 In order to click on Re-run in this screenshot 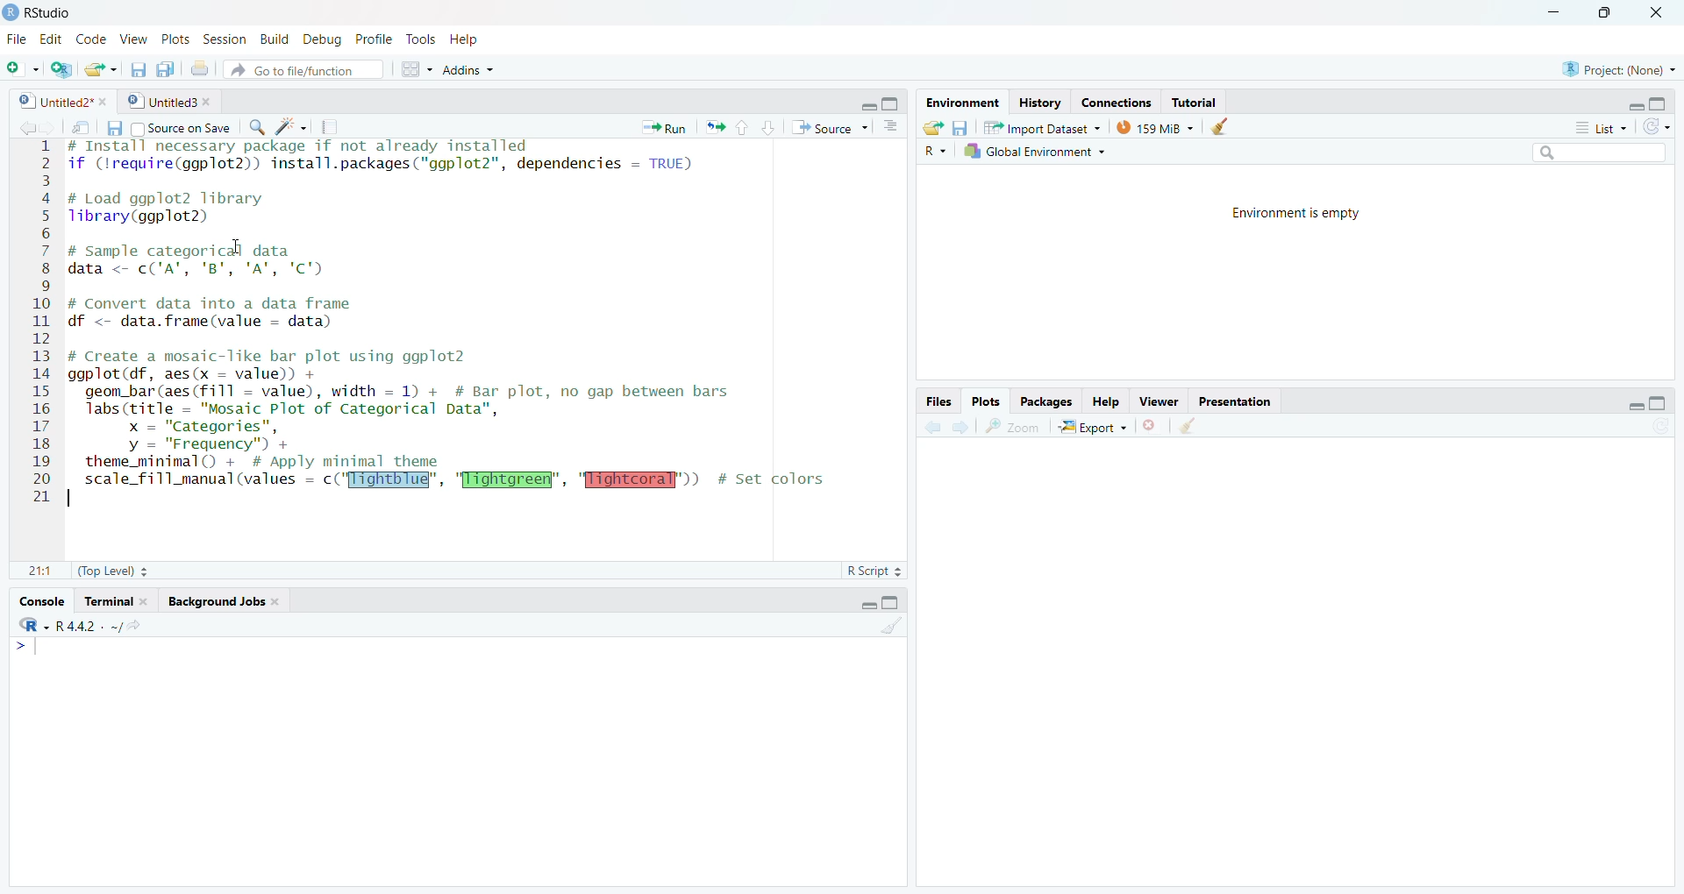, I will do `click(714, 128)`.